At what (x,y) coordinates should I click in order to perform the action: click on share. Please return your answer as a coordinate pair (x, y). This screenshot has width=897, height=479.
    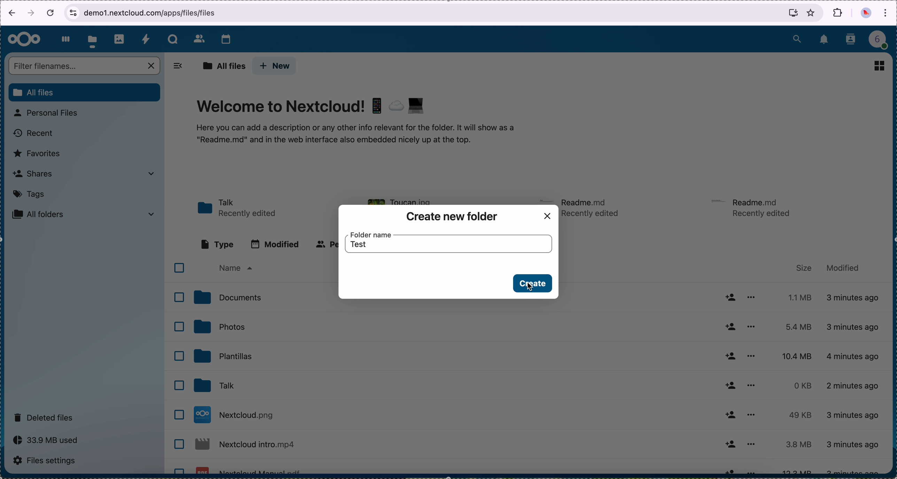
    Looking at the image, I should click on (729, 386).